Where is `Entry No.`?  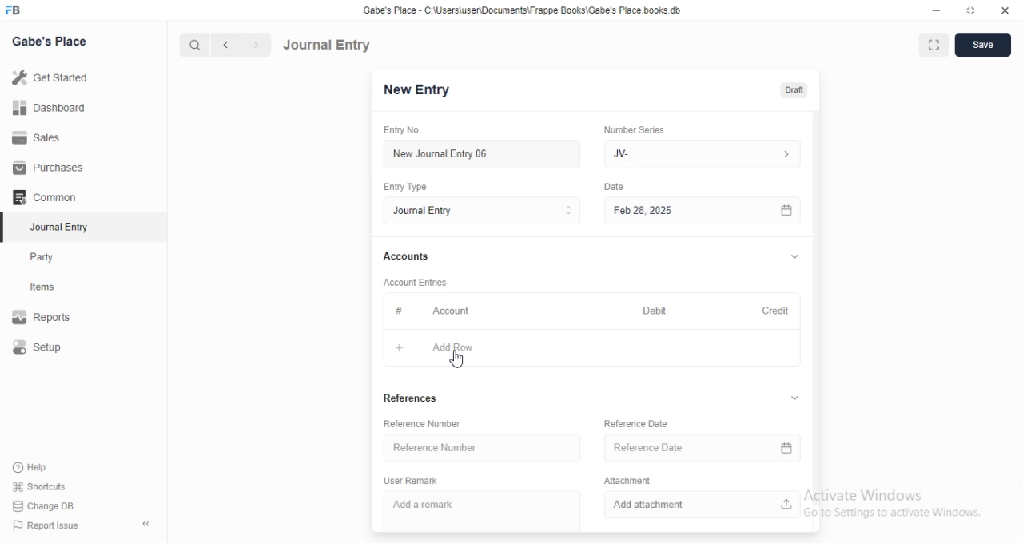
Entry No. is located at coordinates (406, 130).